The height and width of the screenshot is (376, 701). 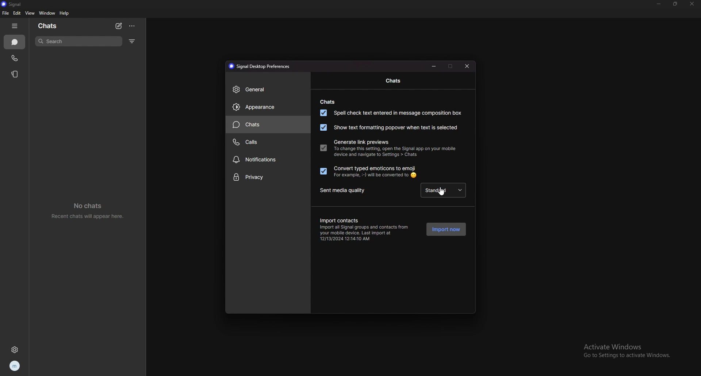 I want to click on general, so click(x=268, y=89).